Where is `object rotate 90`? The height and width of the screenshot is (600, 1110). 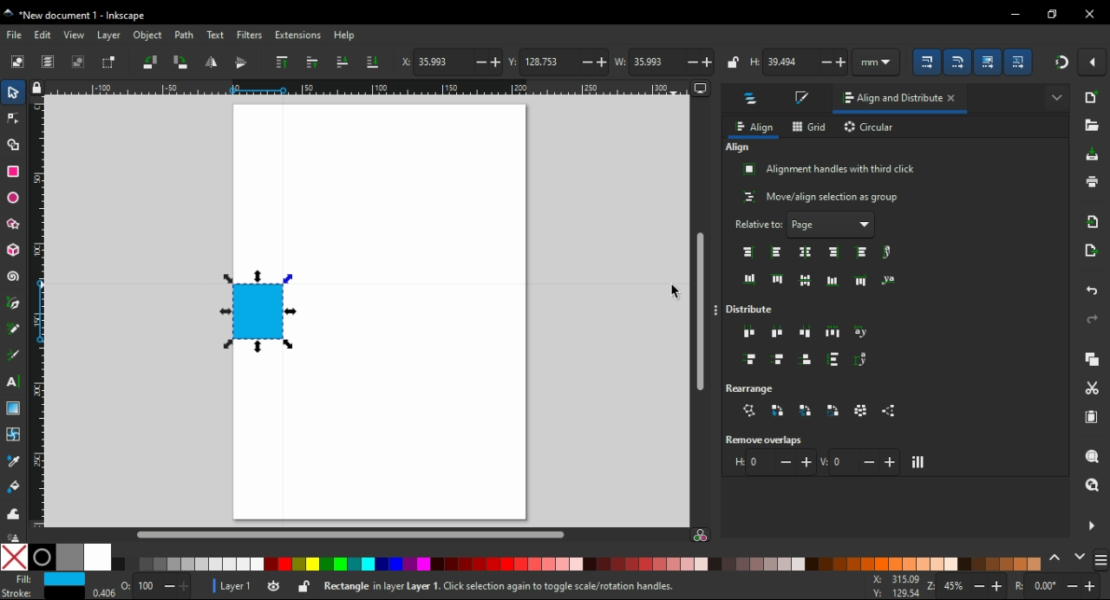
object rotate 90 is located at coordinates (183, 62).